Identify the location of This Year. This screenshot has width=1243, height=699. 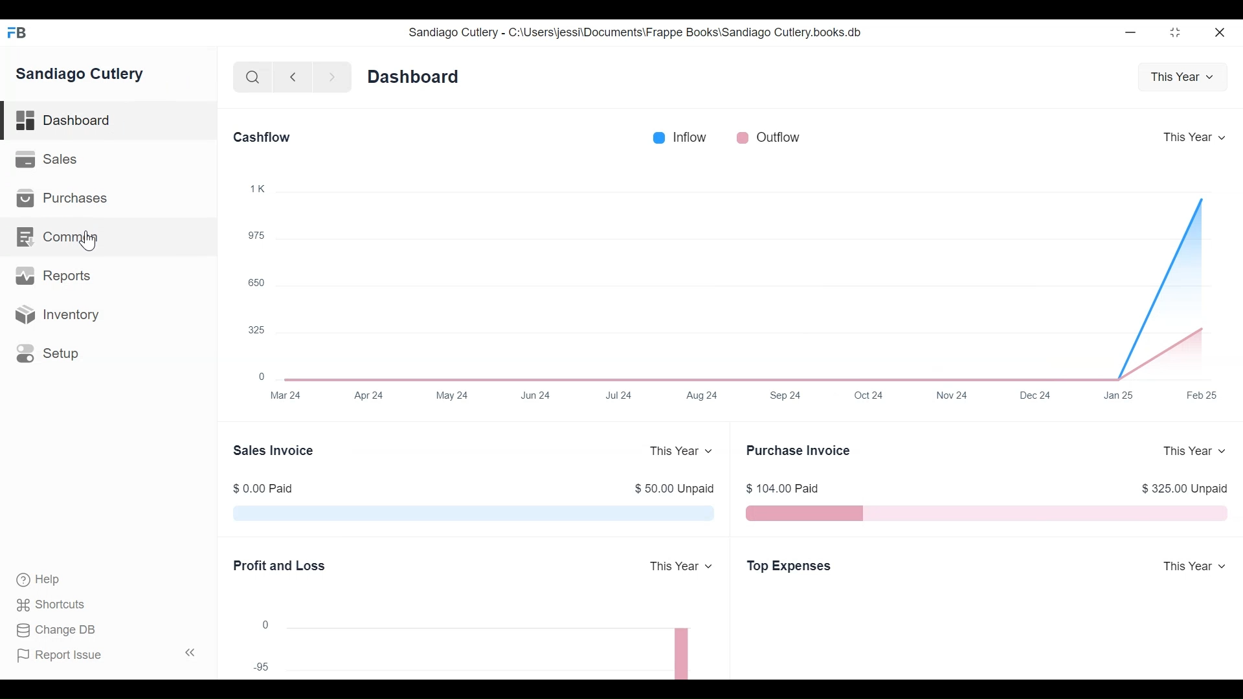
(682, 451).